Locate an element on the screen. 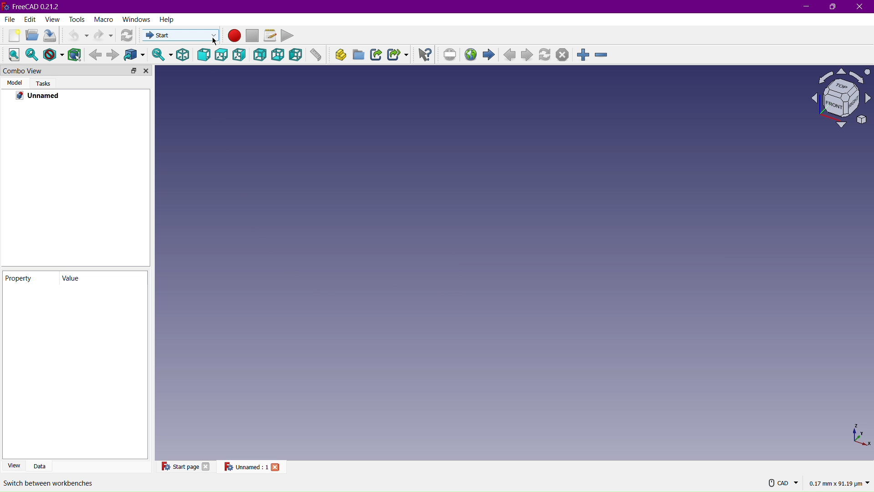 This screenshot has width=874, height=492. Macros is located at coordinates (270, 34).